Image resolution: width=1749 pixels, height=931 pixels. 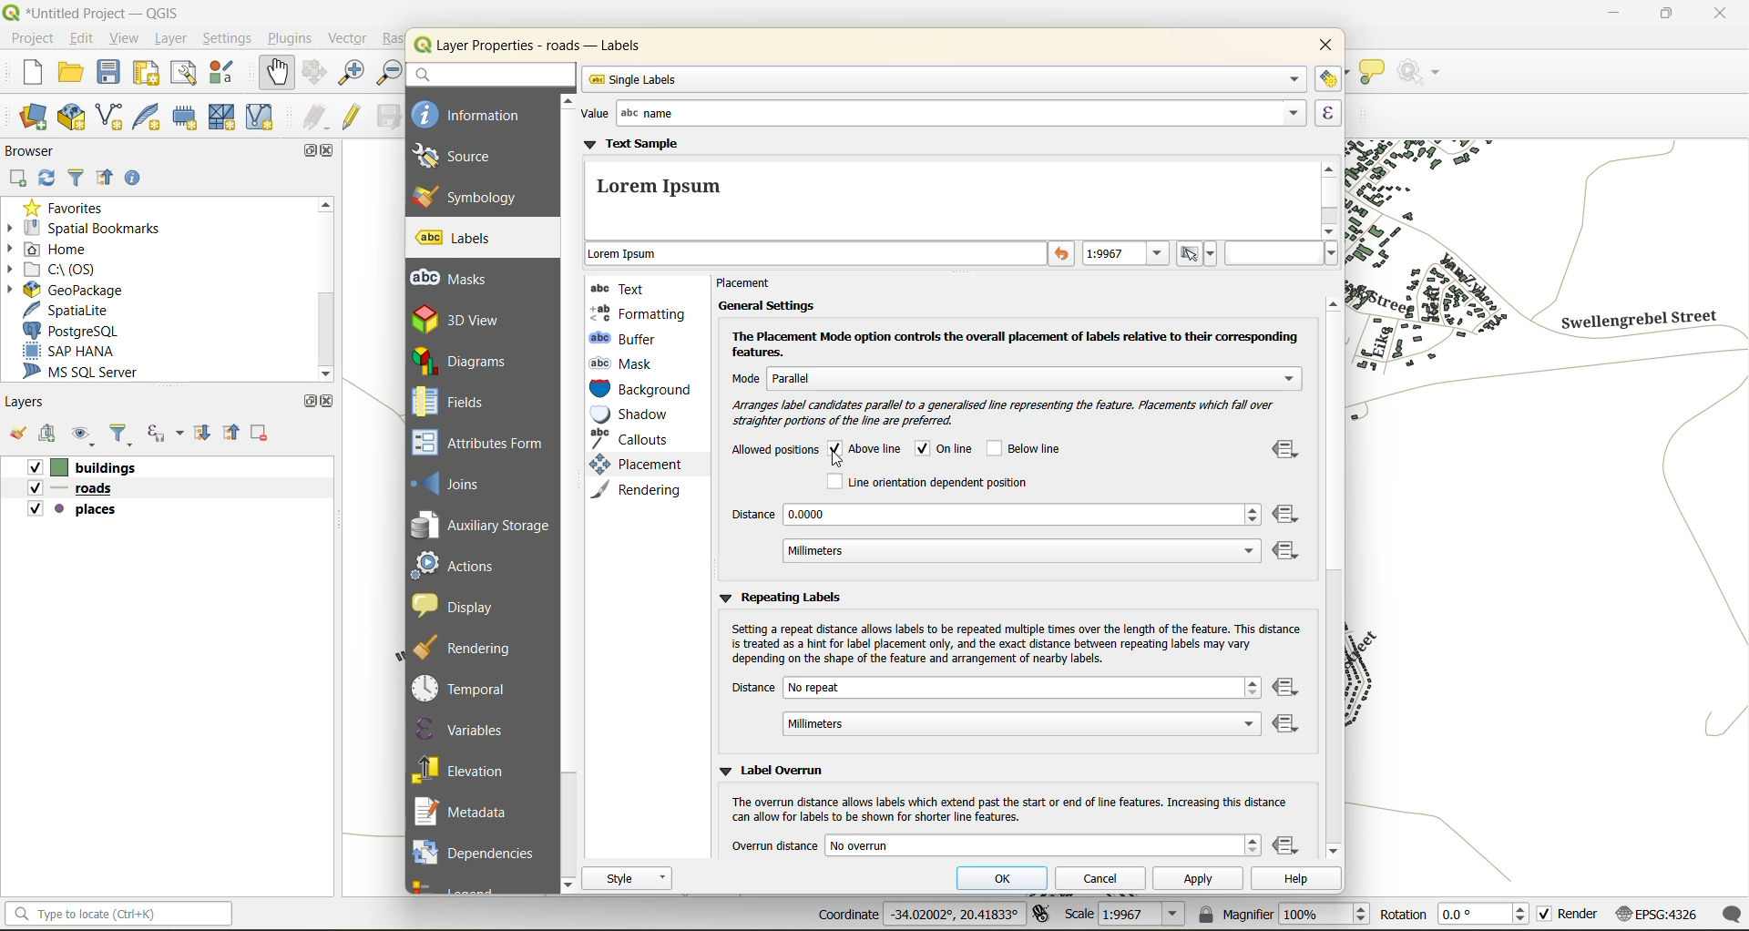 I want to click on remove, so click(x=258, y=435).